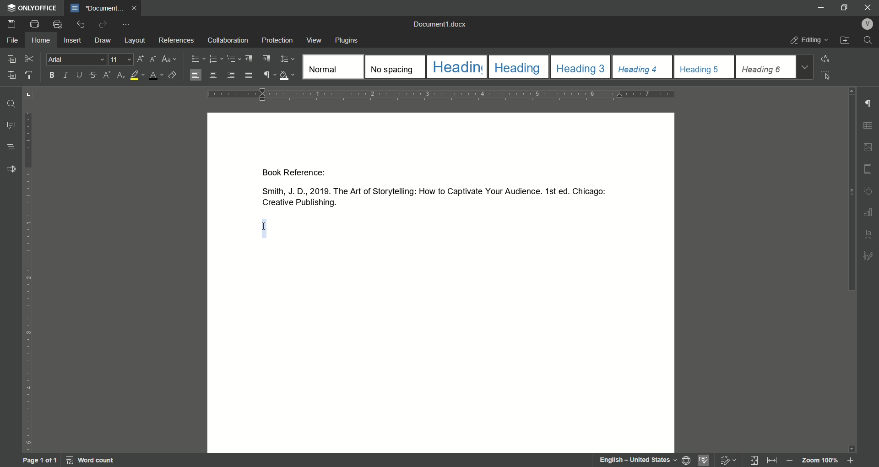 This screenshot has width=879, height=467. Describe the element at coordinates (315, 40) in the screenshot. I see `view` at that location.